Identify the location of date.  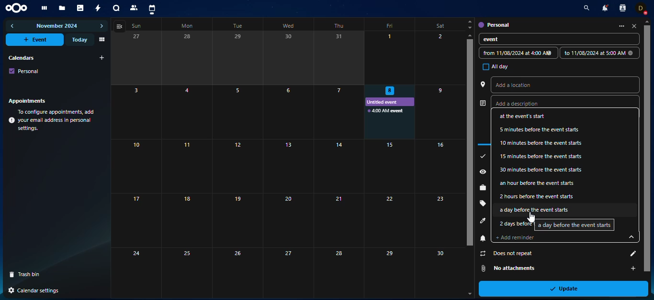
(516, 53).